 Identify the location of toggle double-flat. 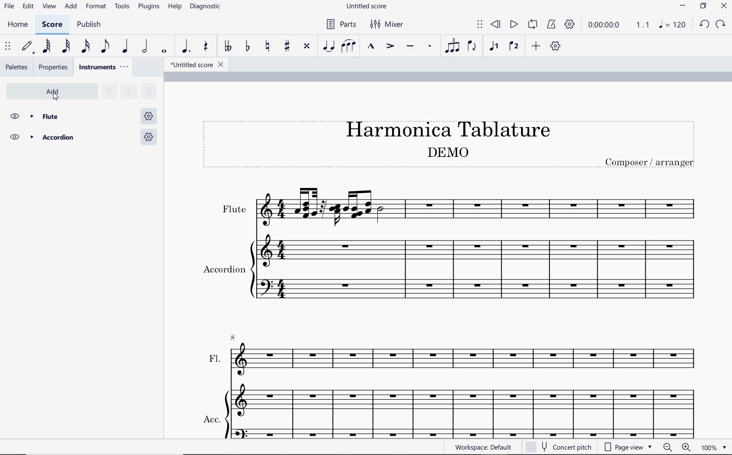
(227, 47).